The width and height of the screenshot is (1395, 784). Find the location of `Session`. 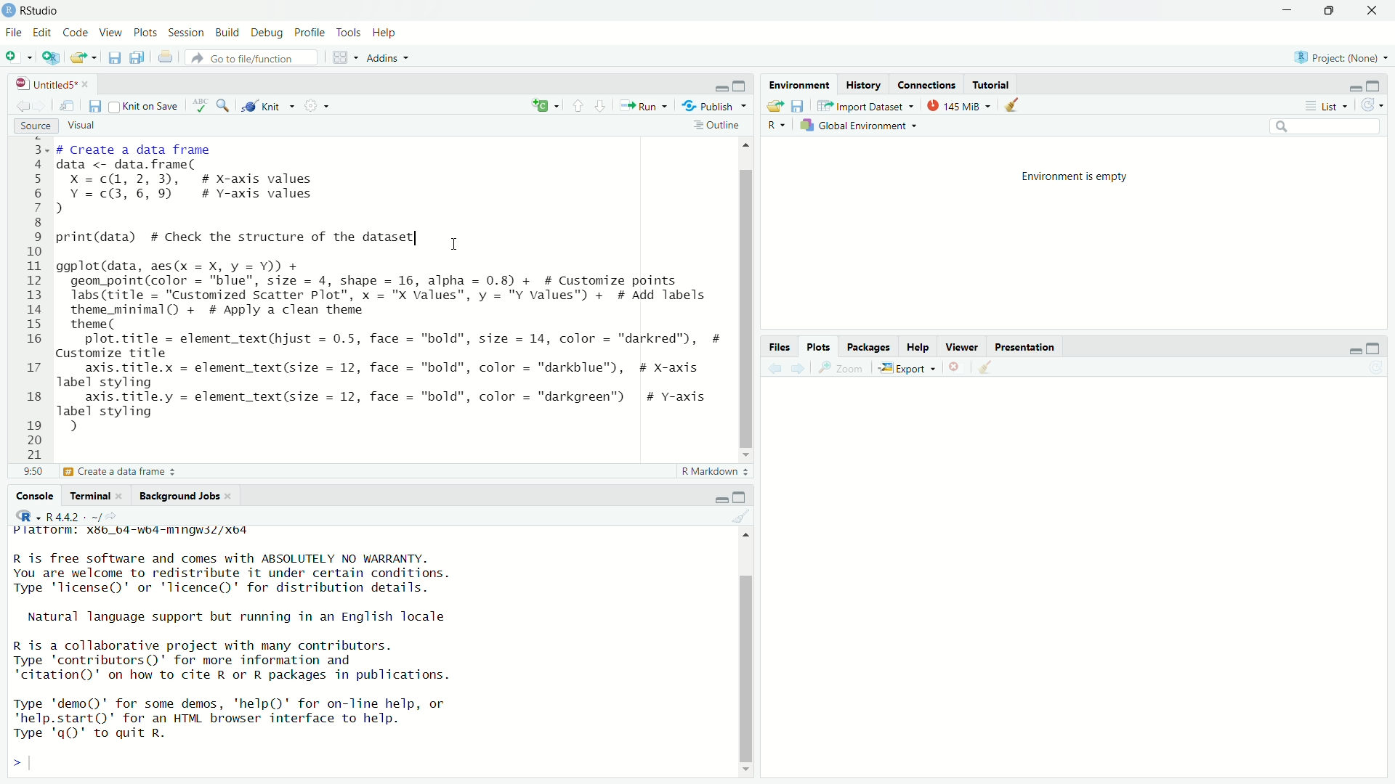

Session is located at coordinates (187, 34).